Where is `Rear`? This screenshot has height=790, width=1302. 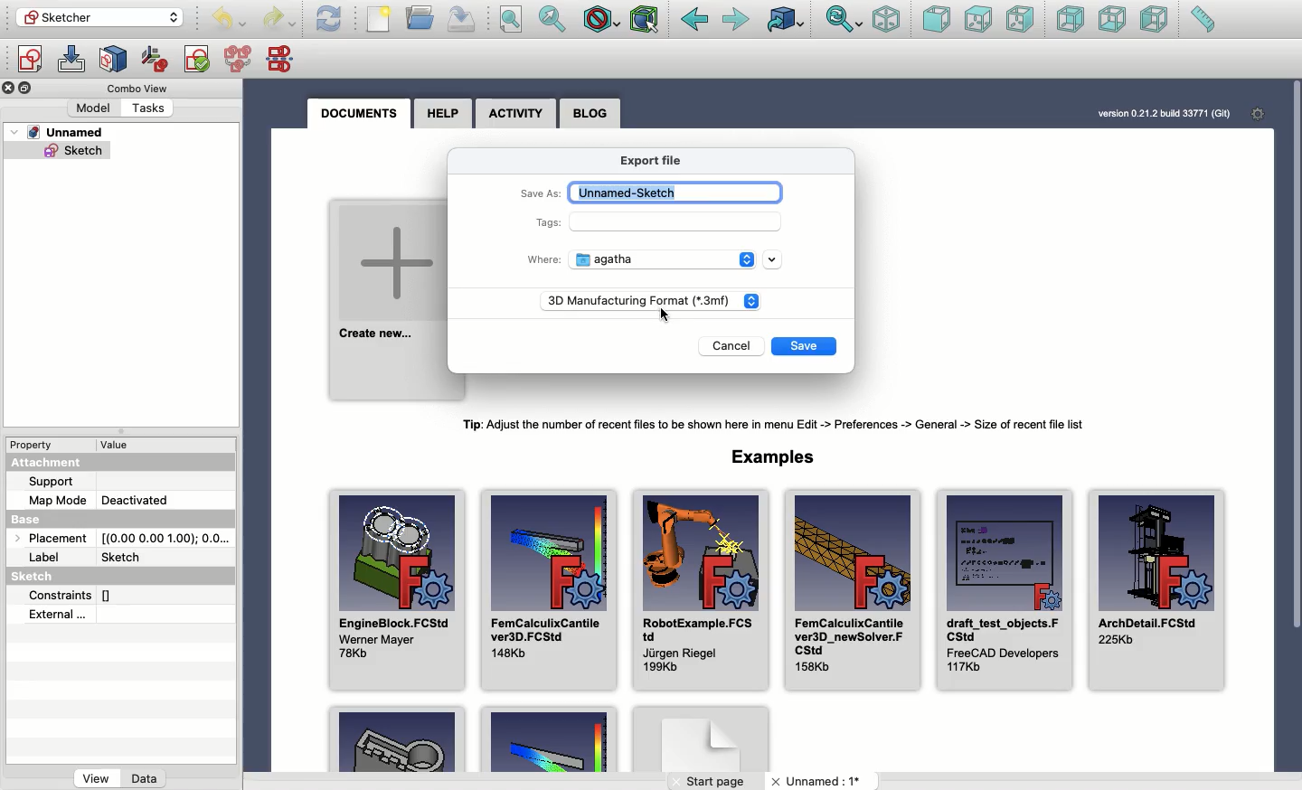
Rear is located at coordinates (1070, 21).